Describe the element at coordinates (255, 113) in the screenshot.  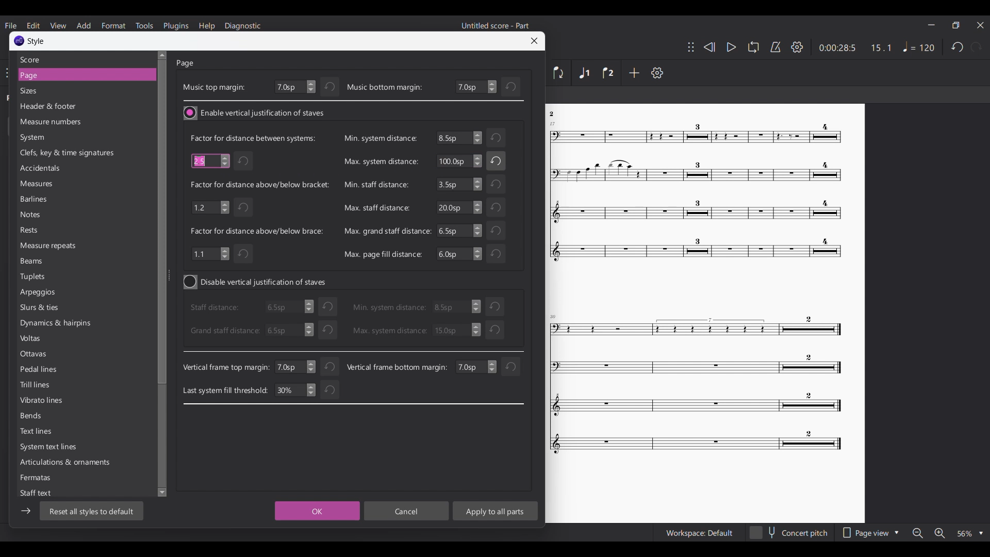
I see `Toggle for vertical justification` at that location.